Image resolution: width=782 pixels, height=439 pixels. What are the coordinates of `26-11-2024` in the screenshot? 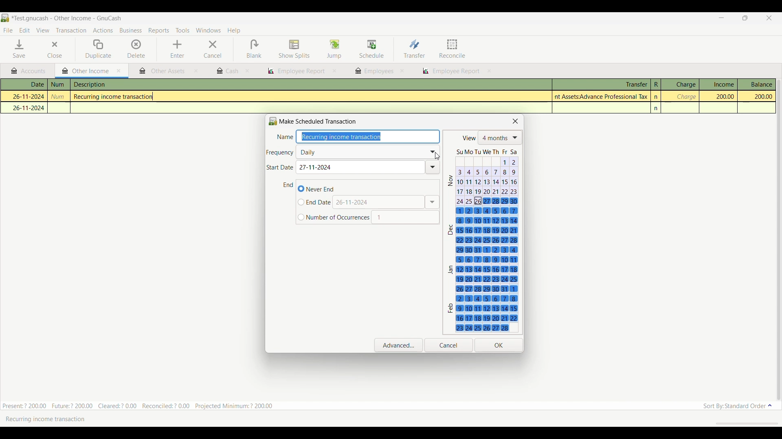 It's located at (25, 96).